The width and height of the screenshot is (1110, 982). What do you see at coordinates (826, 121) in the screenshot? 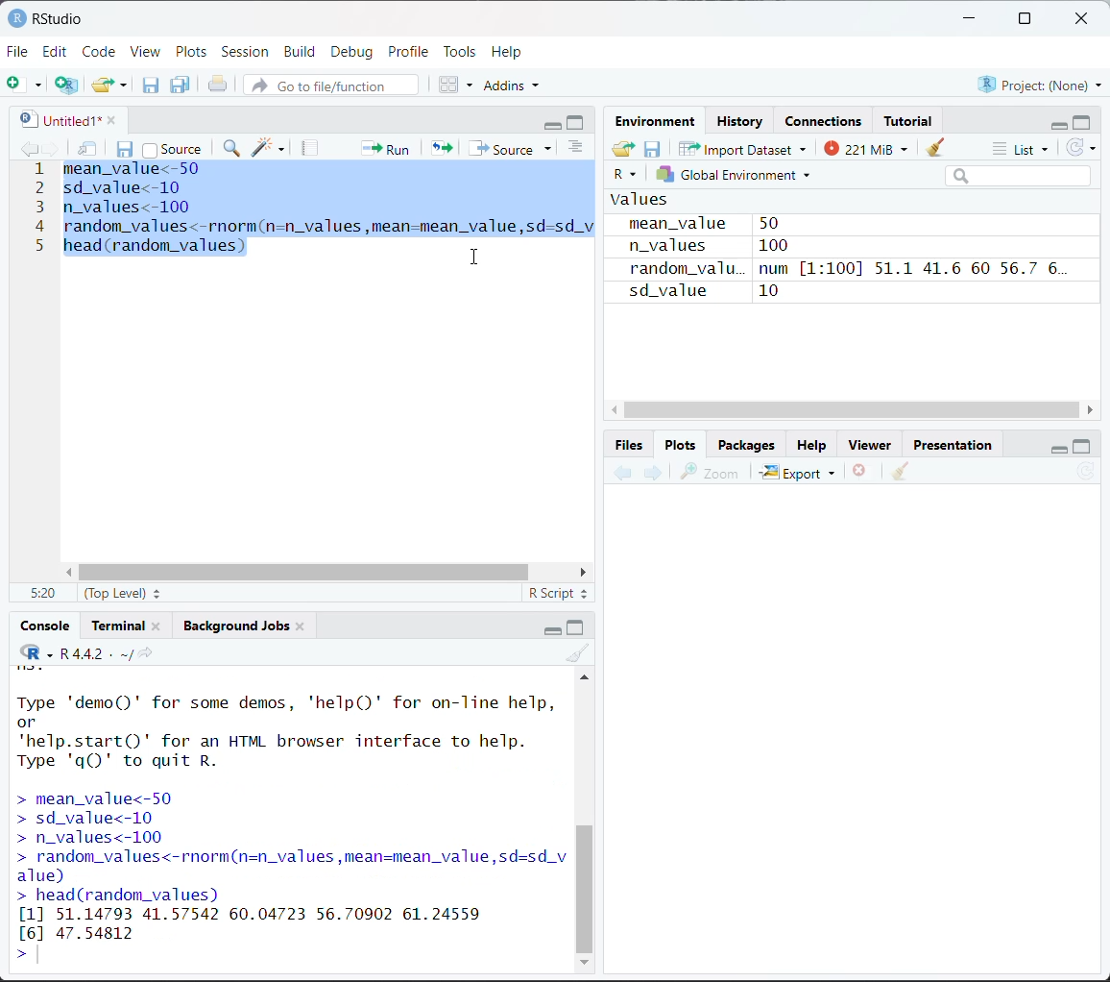
I see `Connections` at bounding box center [826, 121].